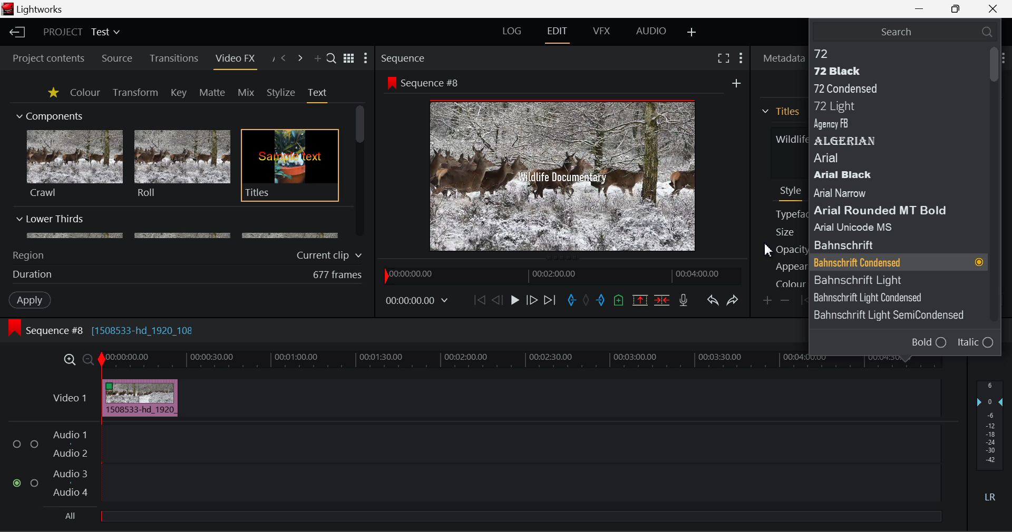 Image resolution: width=1012 pixels, height=532 pixels. Describe the element at coordinates (664, 300) in the screenshot. I see `Delete/Cut` at that location.